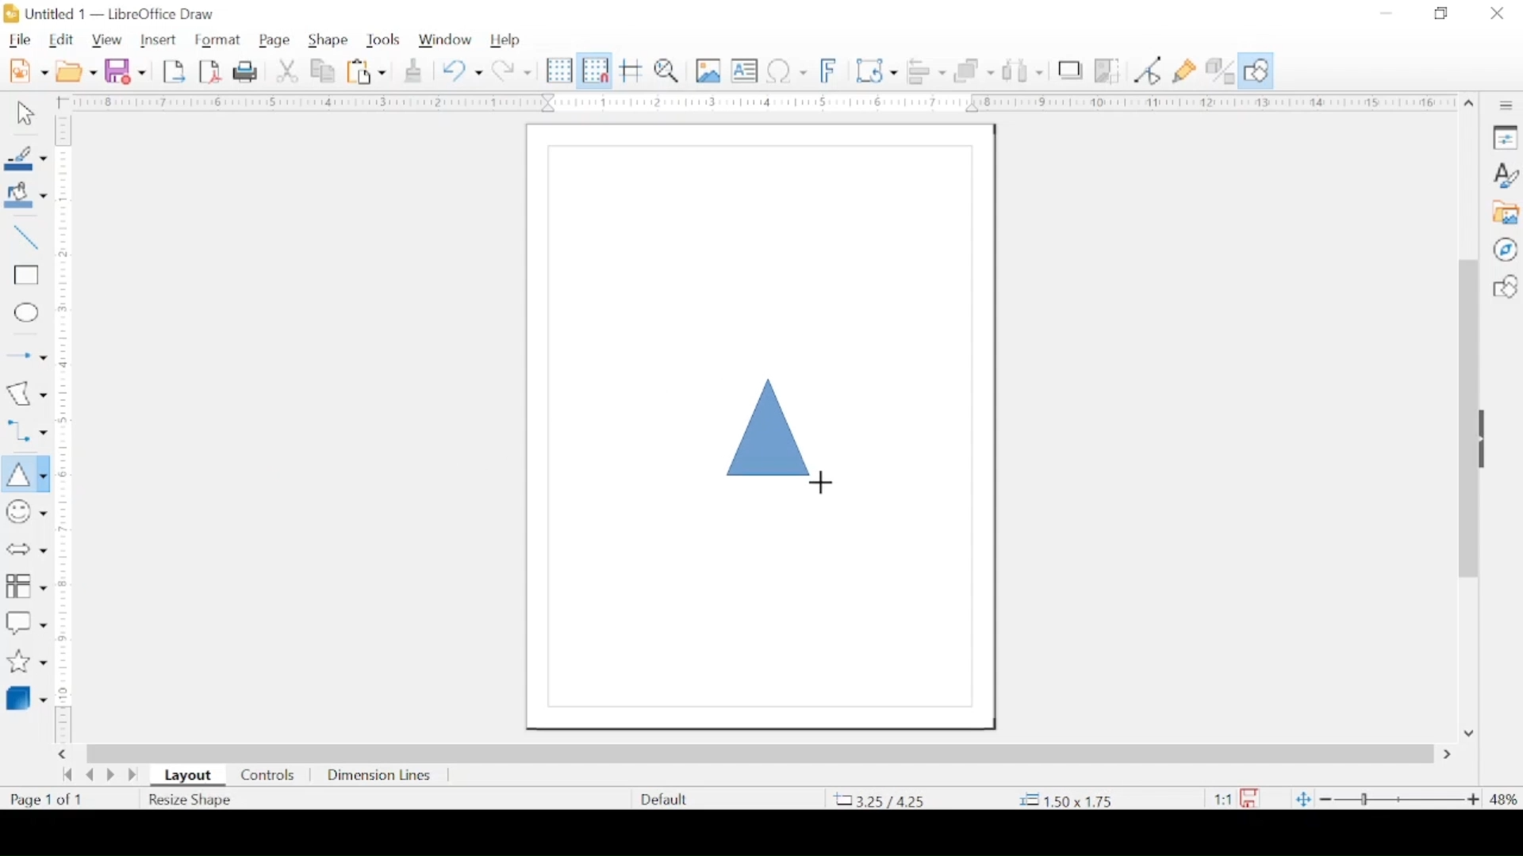 The width and height of the screenshot is (1523, 856). I want to click on gallery, so click(1507, 213).